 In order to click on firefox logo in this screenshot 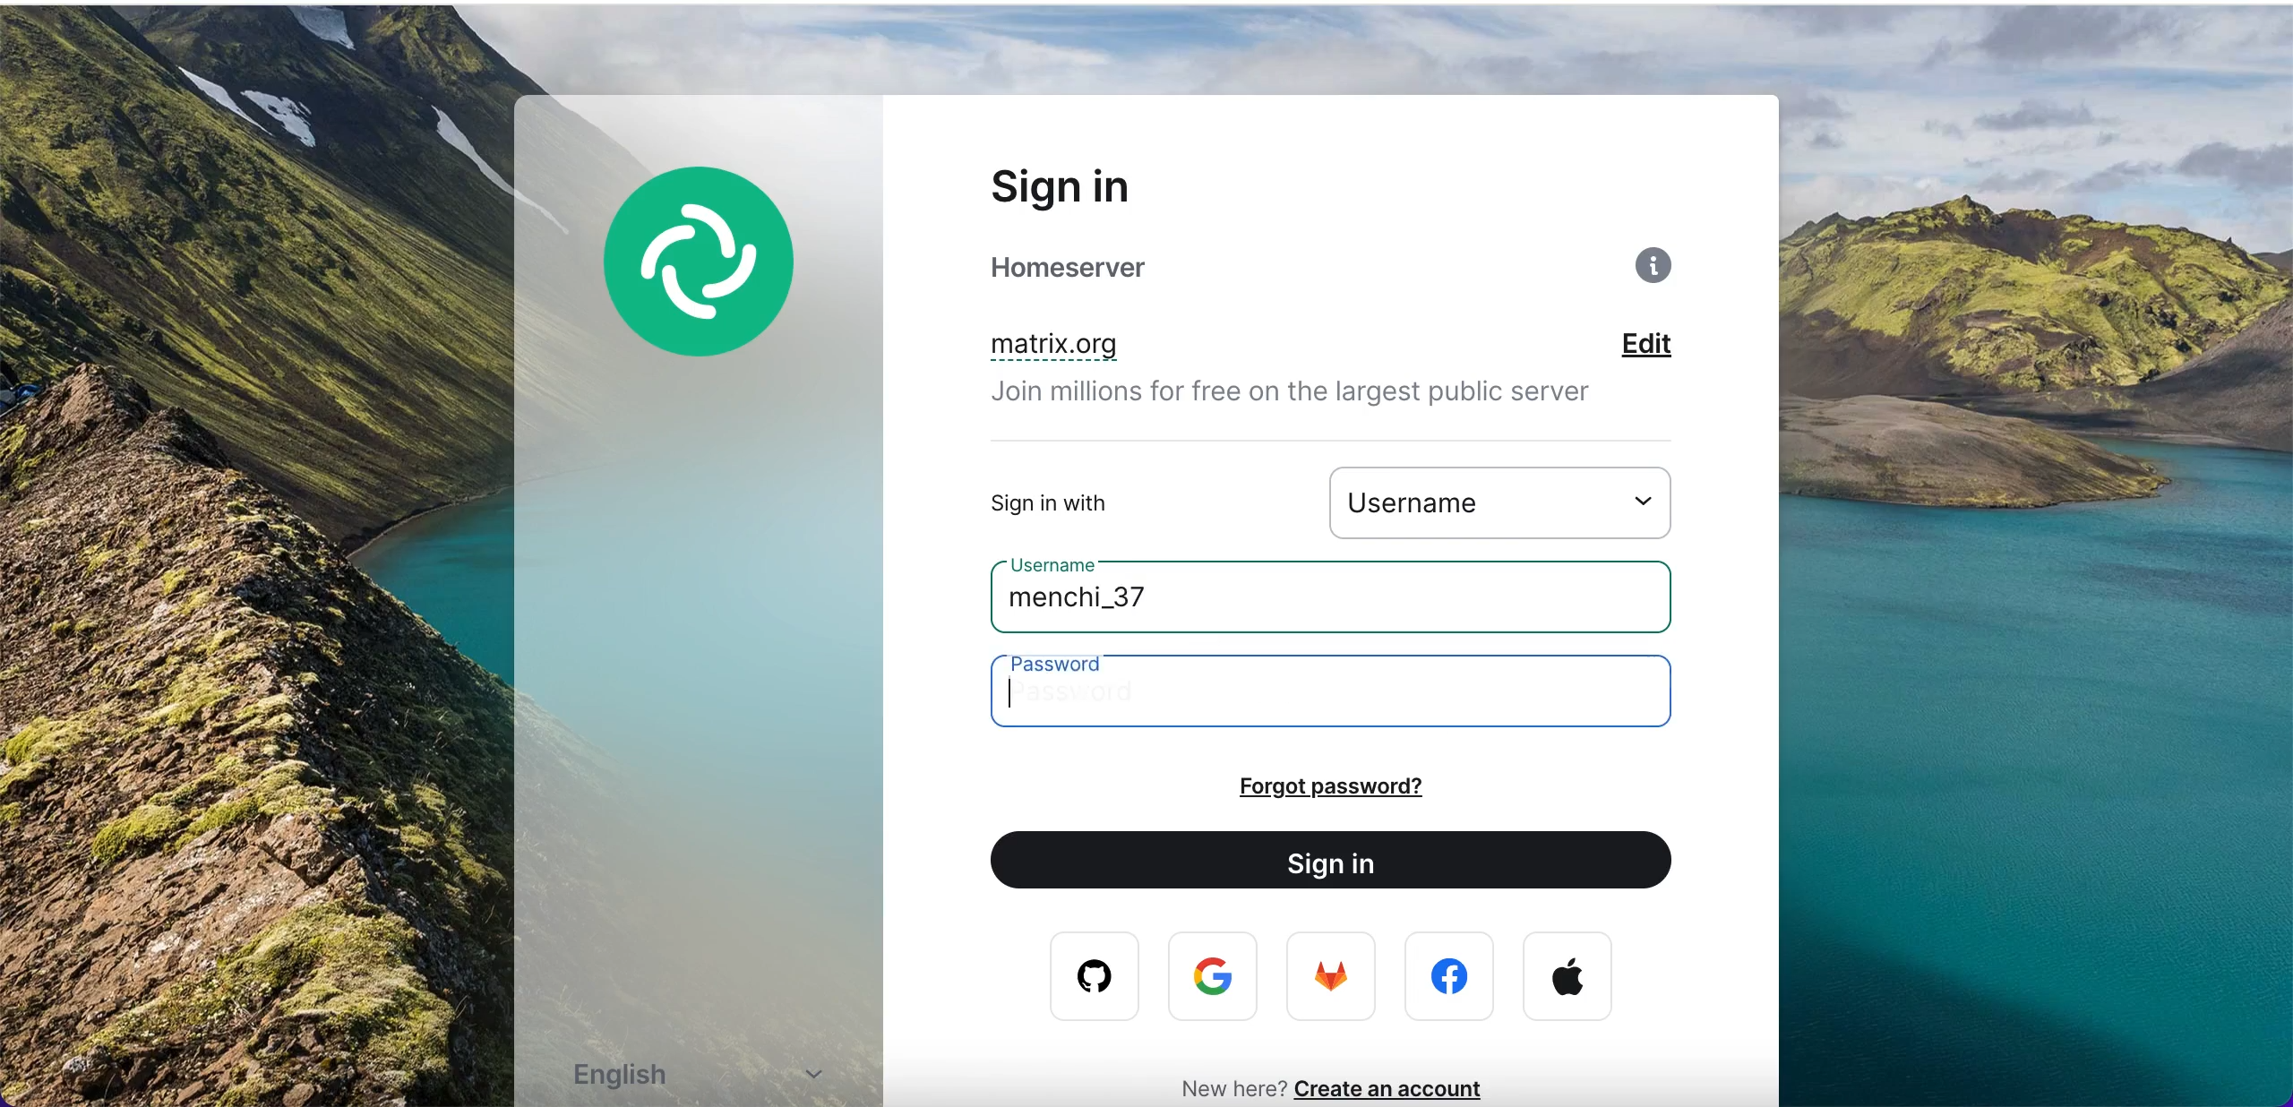, I will do `click(1334, 981)`.